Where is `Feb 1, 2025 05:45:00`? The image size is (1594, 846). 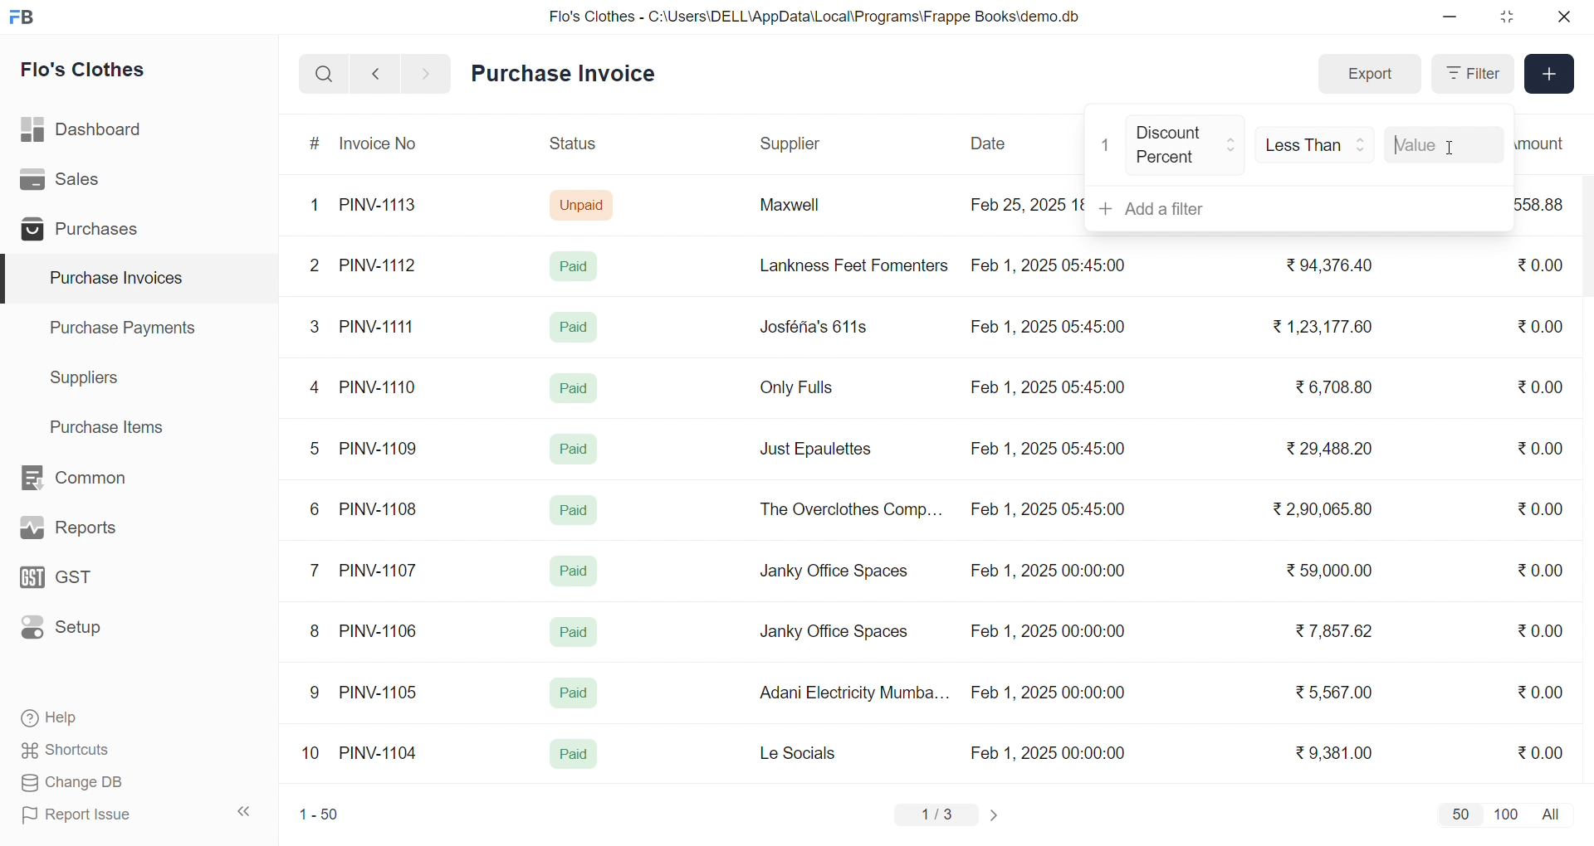 Feb 1, 2025 05:45:00 is located at coordinates (1047, 449).